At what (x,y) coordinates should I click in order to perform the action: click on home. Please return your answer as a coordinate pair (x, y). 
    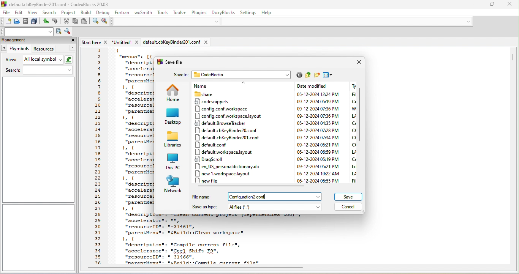
    Looking at the image, I should click on (174, 93).